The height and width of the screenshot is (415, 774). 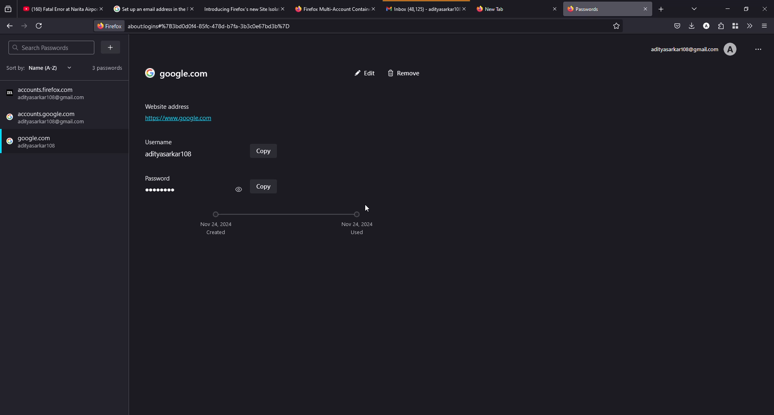 I want to click on add tab, so click(x=661, y=9).